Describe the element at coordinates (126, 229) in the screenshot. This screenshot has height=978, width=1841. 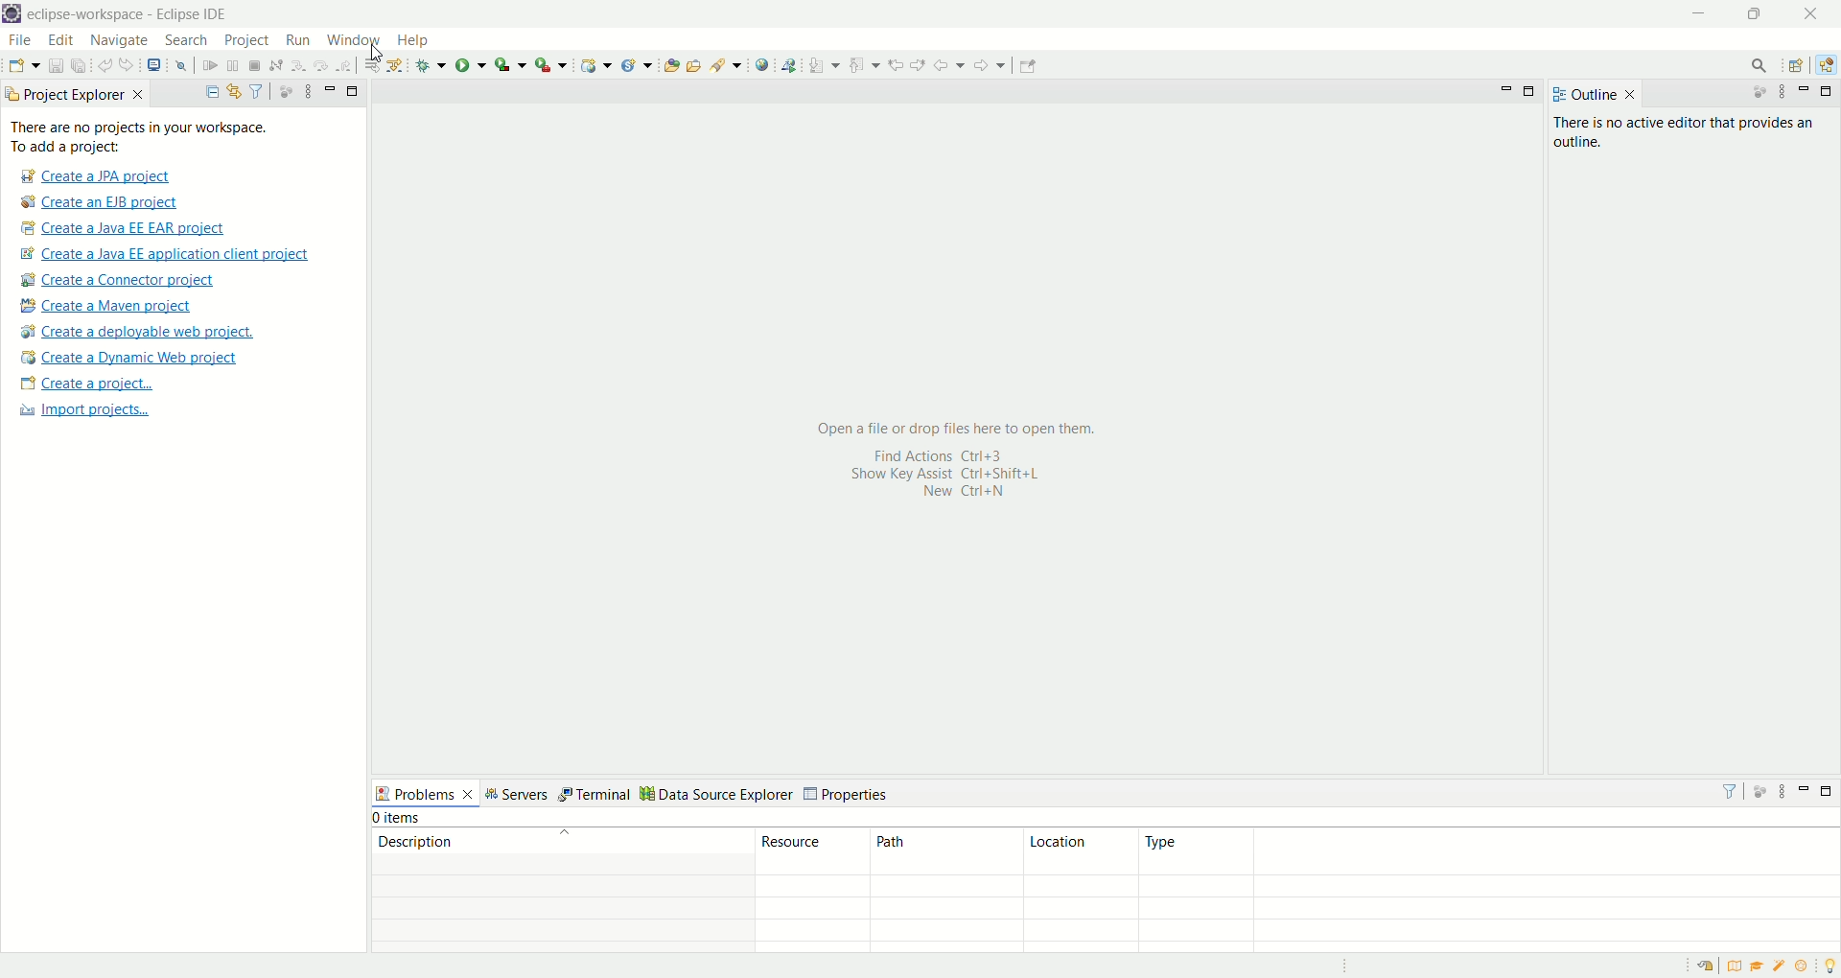
I see `create a Java EE EAR project` at that location.